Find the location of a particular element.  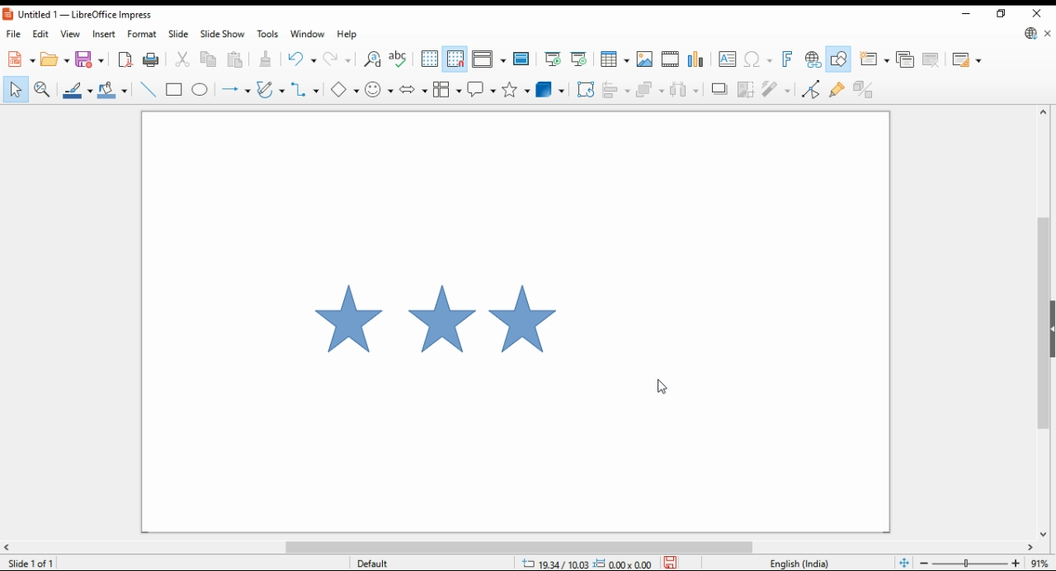

restore is located at coordinates (1002, 14).